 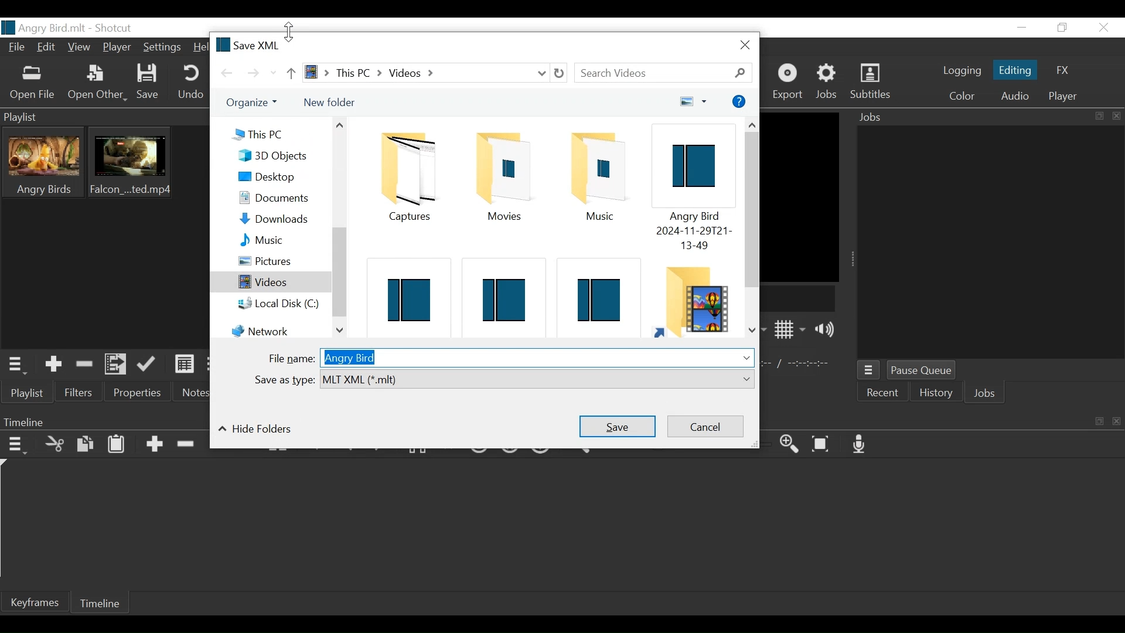 I want to click on Folder, so click(x=501, y=176).